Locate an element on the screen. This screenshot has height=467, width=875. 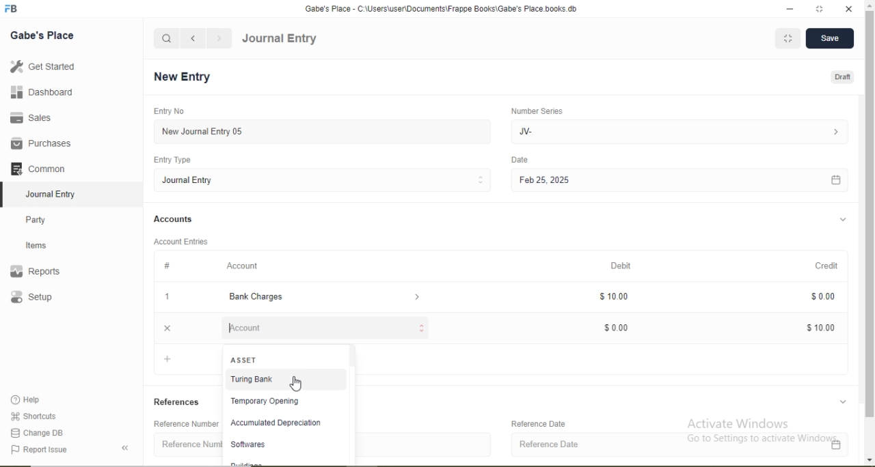
Items is located at coordinates (44, 245).